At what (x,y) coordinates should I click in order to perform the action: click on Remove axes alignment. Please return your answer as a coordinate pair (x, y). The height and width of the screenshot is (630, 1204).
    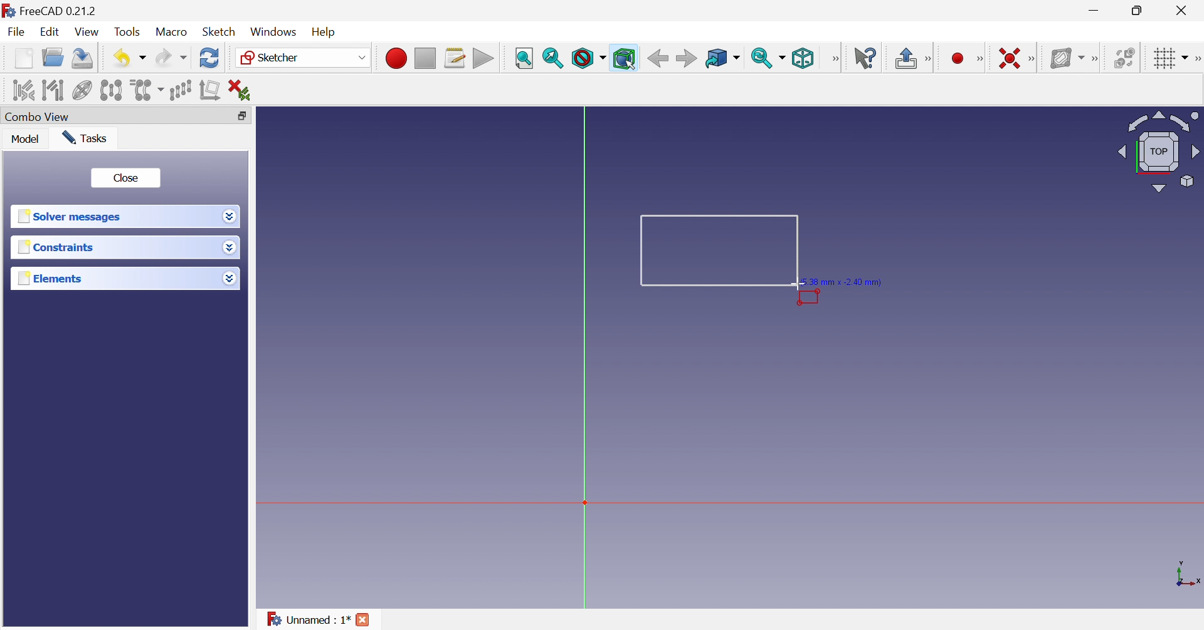
    Looking at the image, I should click on (210, 91).